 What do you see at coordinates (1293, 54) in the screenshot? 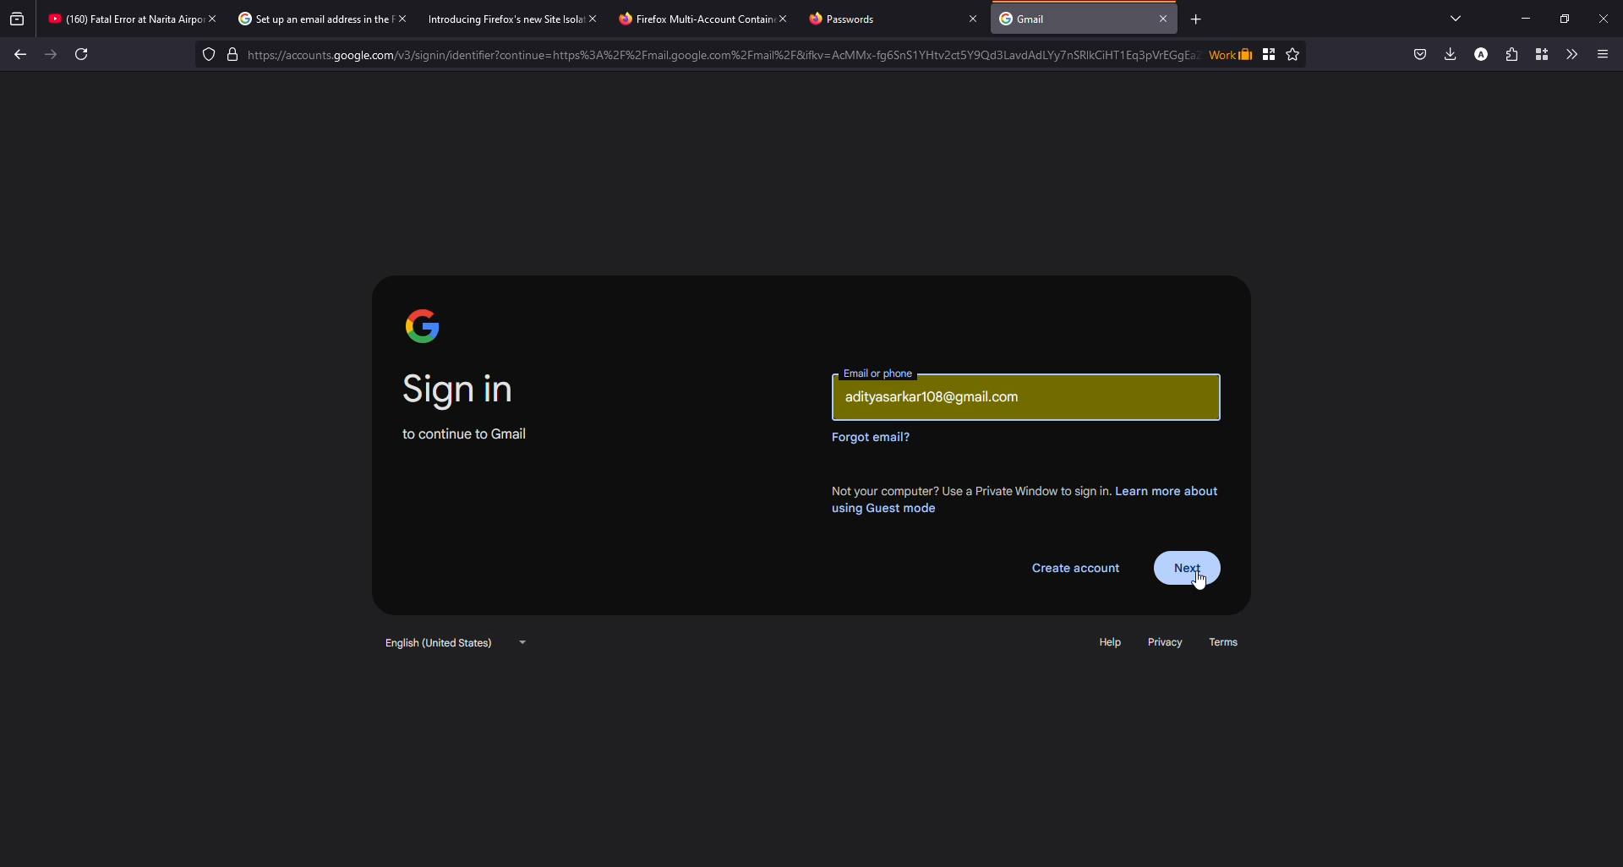
I see `Favorite` at bounding box center [1293, 54].